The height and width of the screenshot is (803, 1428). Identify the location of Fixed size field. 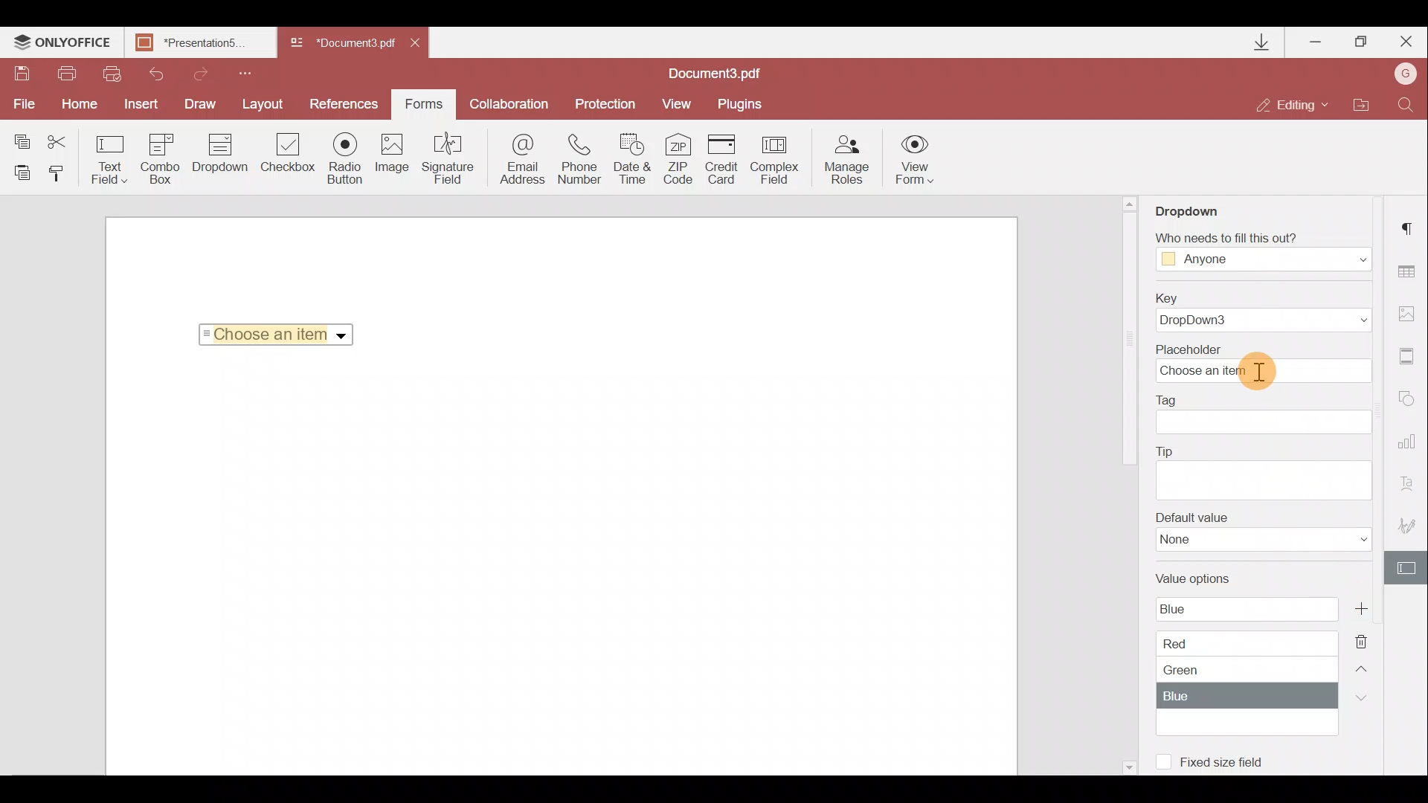
(1231, 764).